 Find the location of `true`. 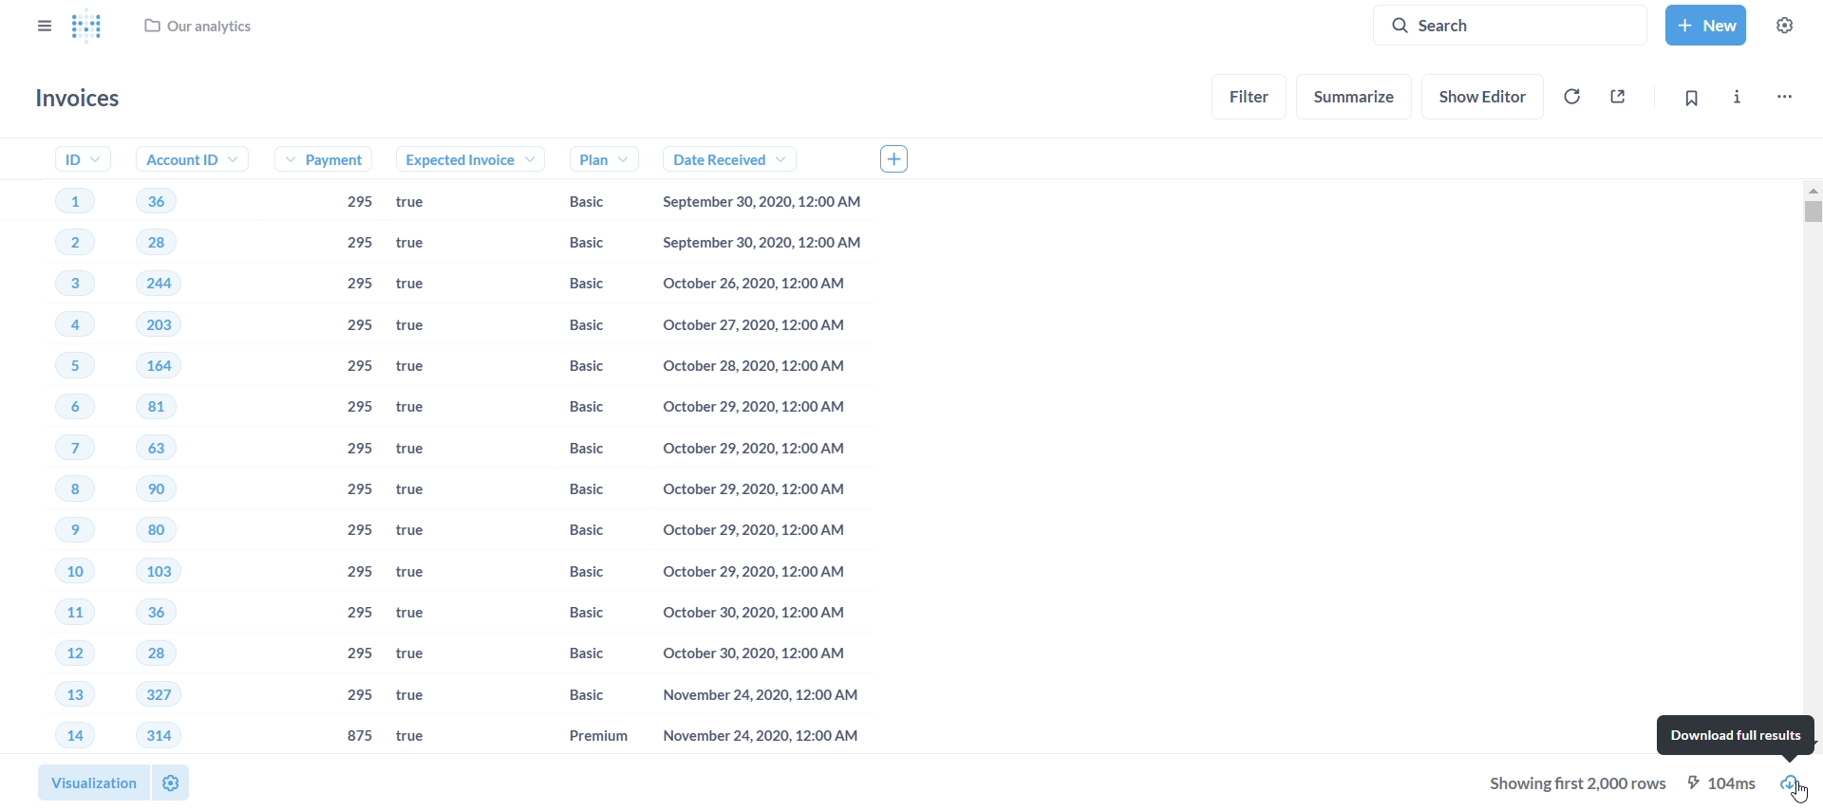

true is located at coordinates (421, 326).